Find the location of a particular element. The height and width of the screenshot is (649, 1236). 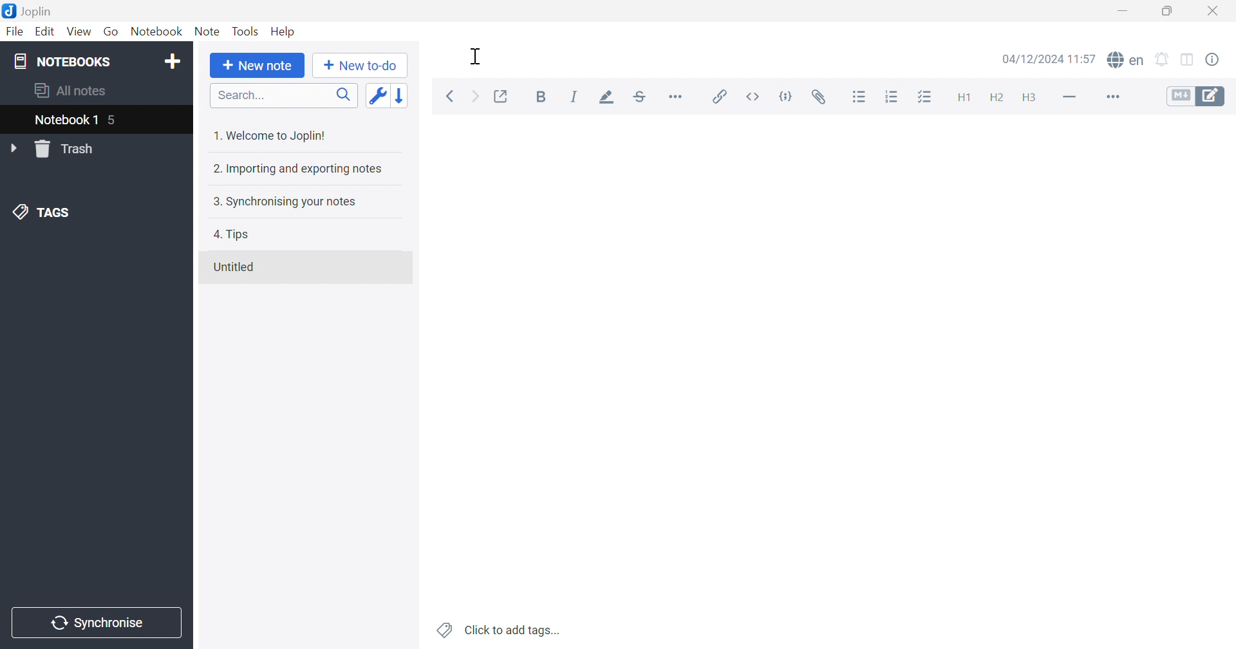

Restore Down is located at coordinates (1168, 12).